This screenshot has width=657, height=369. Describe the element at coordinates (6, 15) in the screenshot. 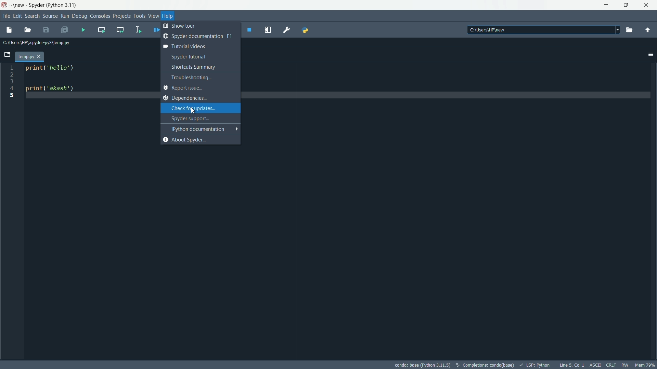

I see `file menu` at that location.